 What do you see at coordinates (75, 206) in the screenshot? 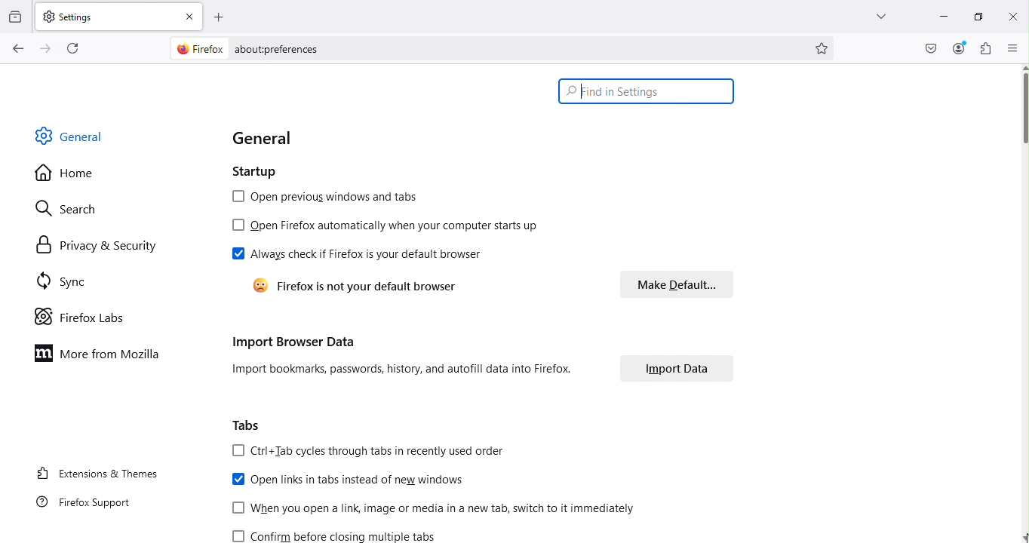
I see `Search` at bounding box center [75, 206].